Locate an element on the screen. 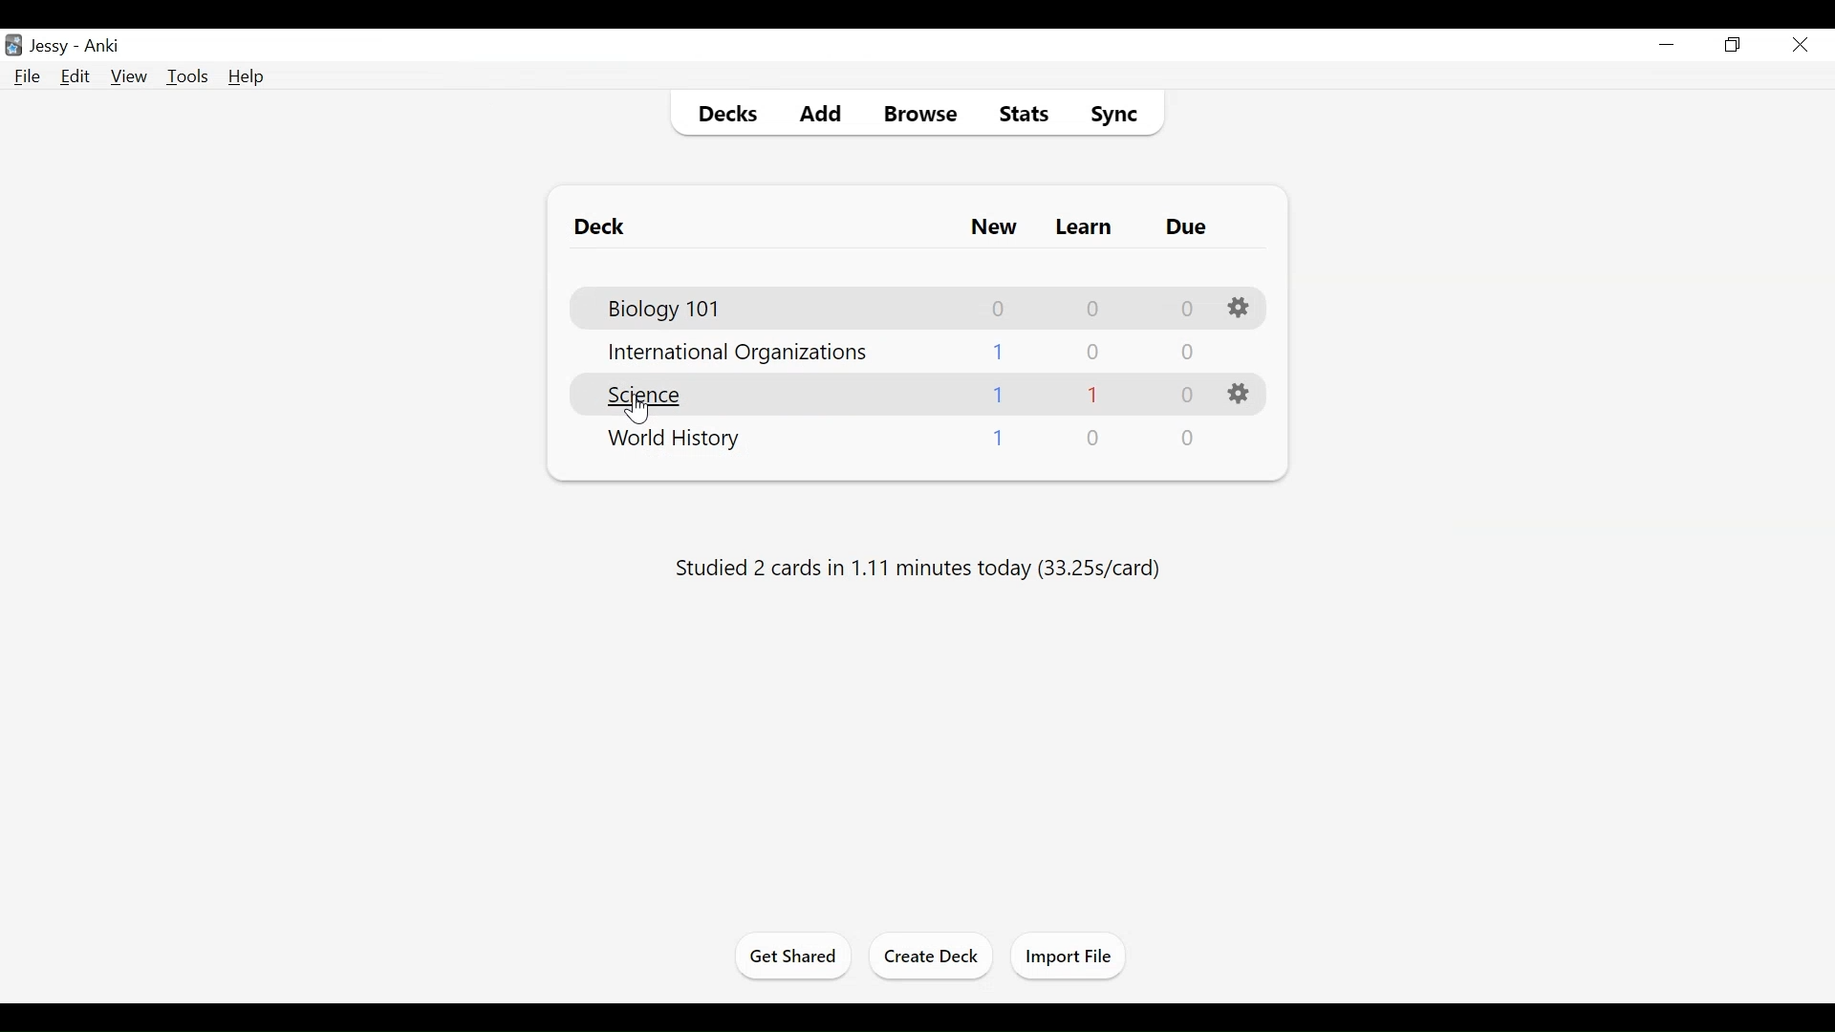 The image size is (1835, 1032). Due Cards Count is located at coordinates (1185, 354).